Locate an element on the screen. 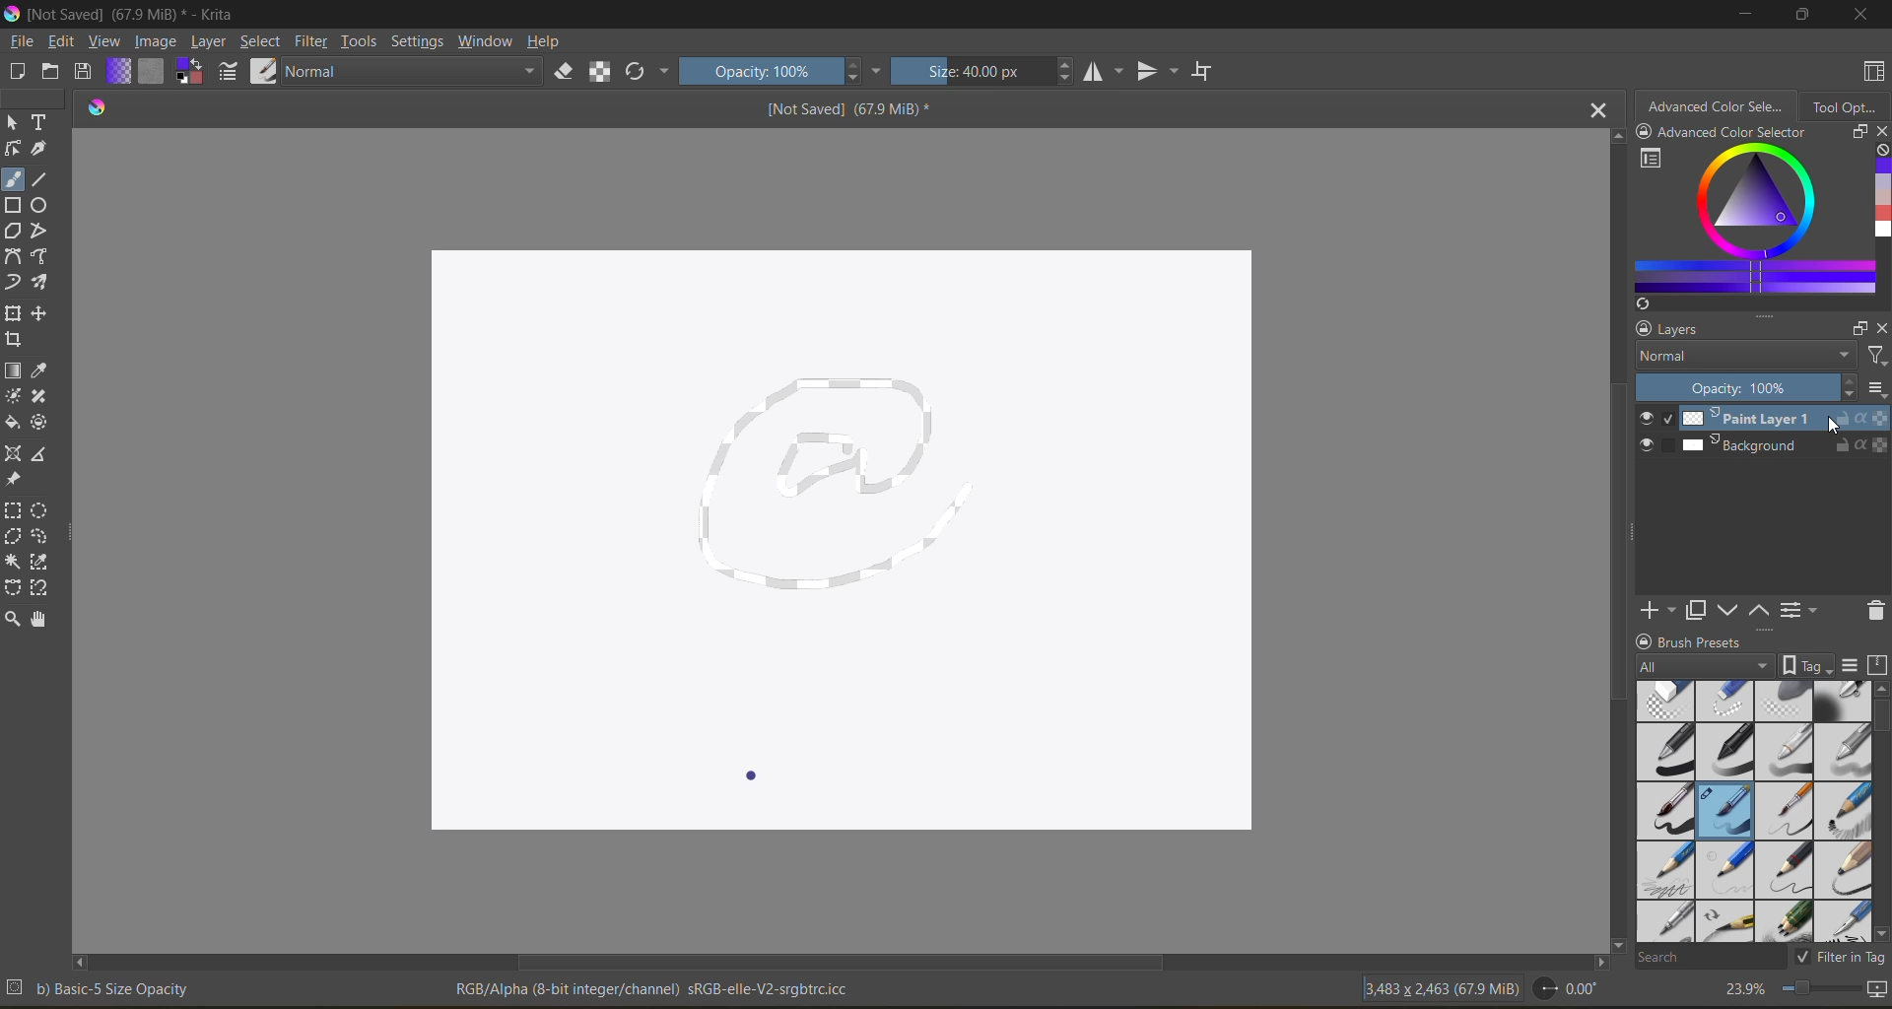  rectangular selection tool is located at coordinates (12, 510).